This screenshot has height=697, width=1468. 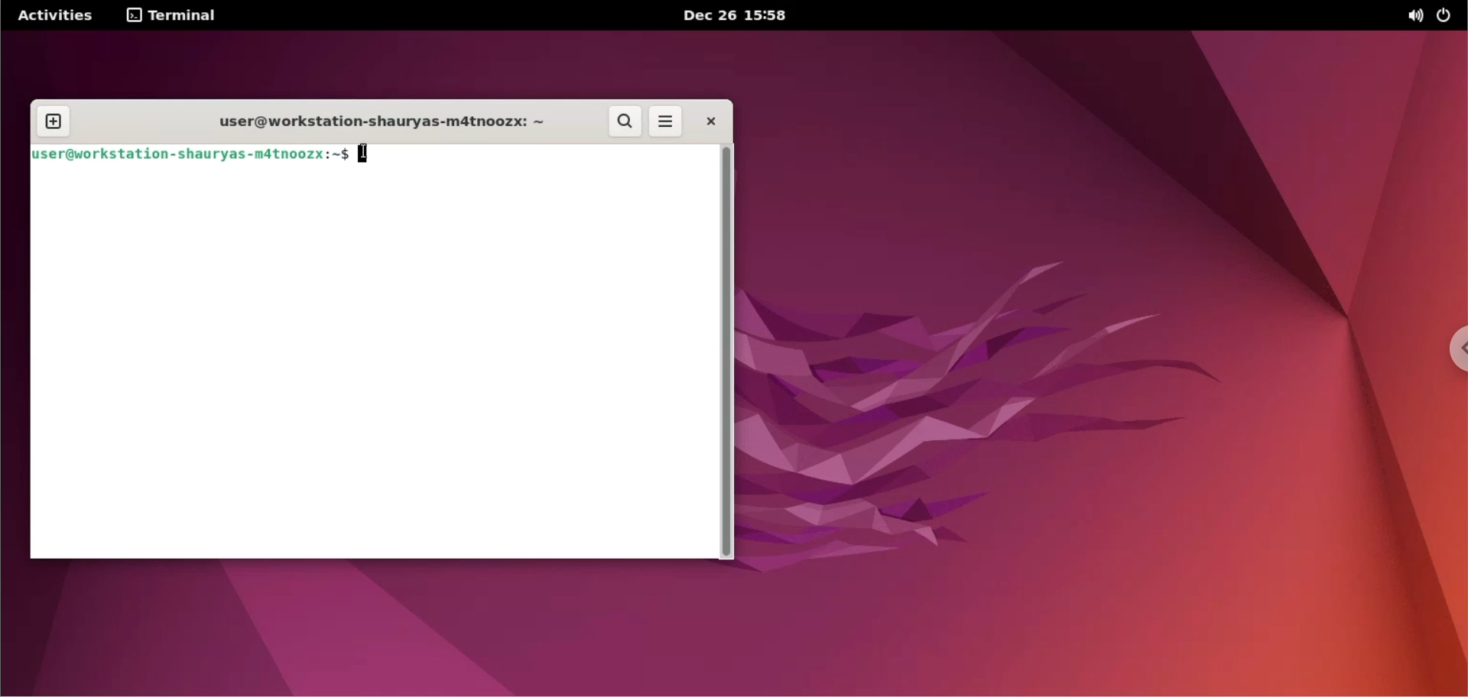 What do you see at coordinates (51, 123) in the screenshot?
I see `new tab` at bounding box center [51, 123].